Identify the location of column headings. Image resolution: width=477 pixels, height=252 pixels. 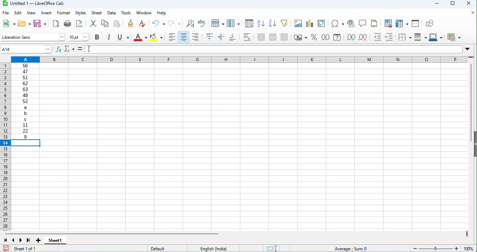
(239, 60).